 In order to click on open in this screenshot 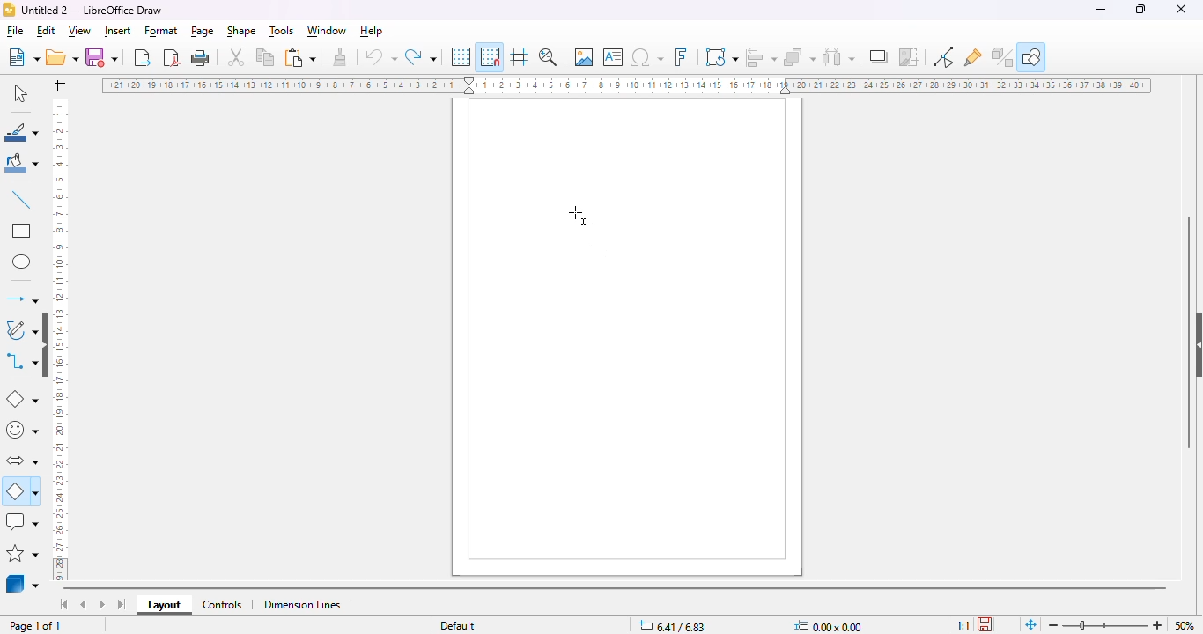, I will do `click(63, 58)`.